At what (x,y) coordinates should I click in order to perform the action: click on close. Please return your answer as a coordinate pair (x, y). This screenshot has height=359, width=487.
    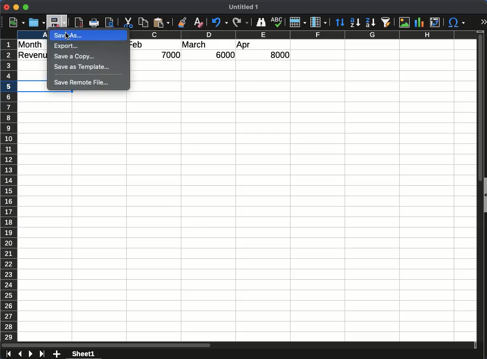
    Looking at the image, I should click on (7, 7).